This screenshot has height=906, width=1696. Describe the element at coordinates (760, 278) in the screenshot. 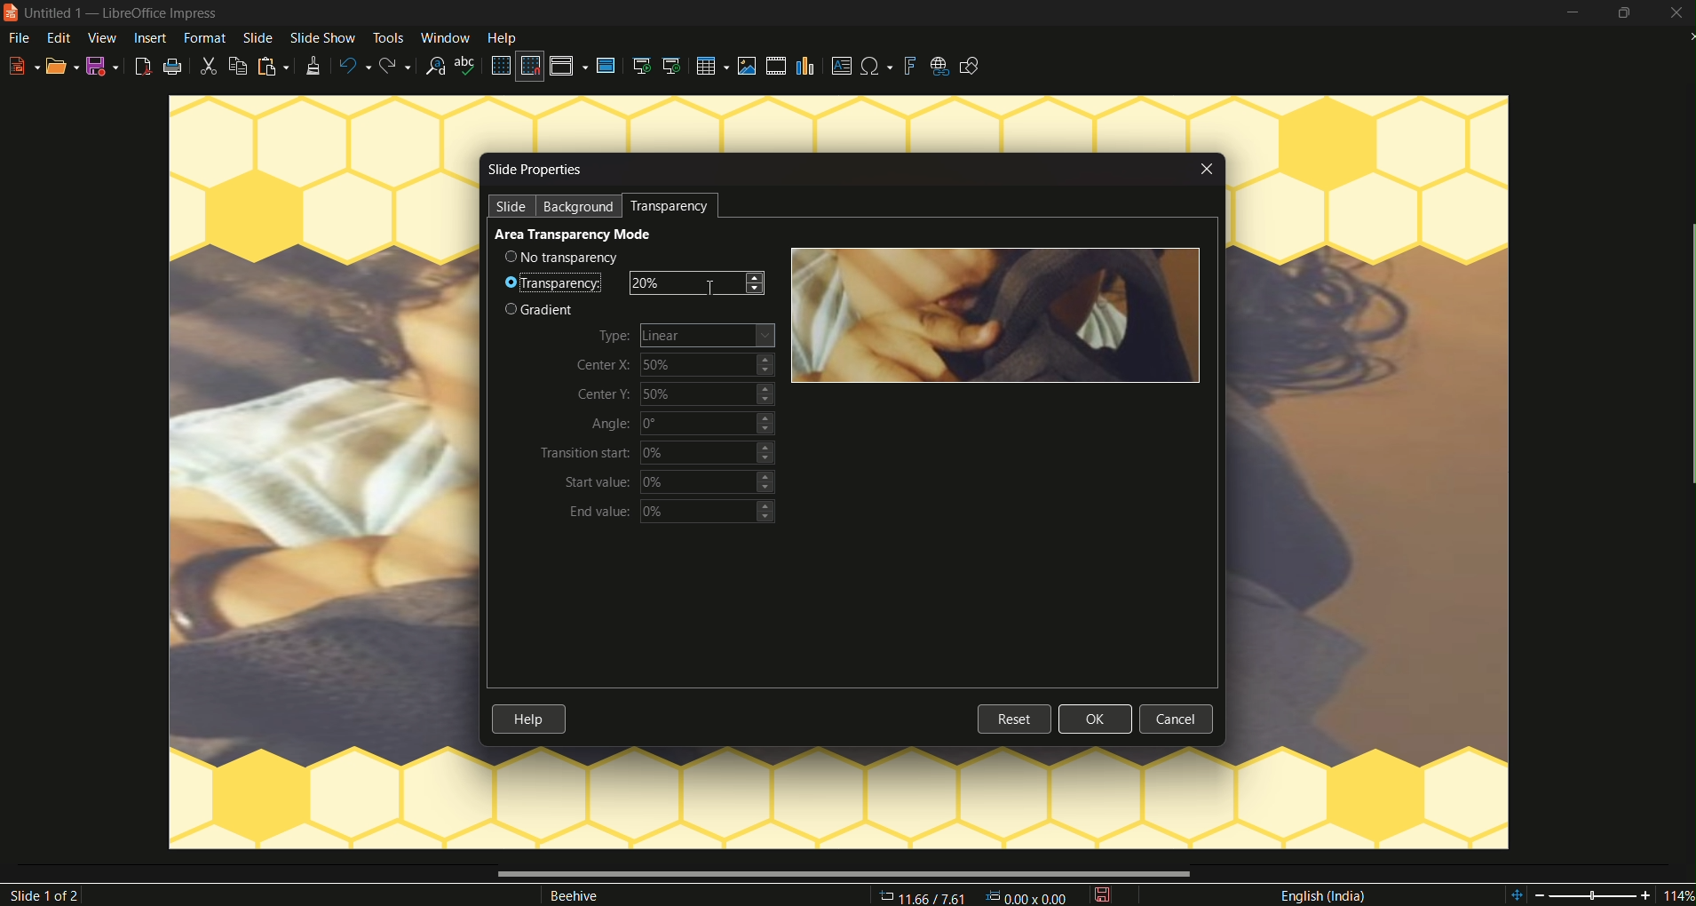

I see `increase transparency ` at that location.